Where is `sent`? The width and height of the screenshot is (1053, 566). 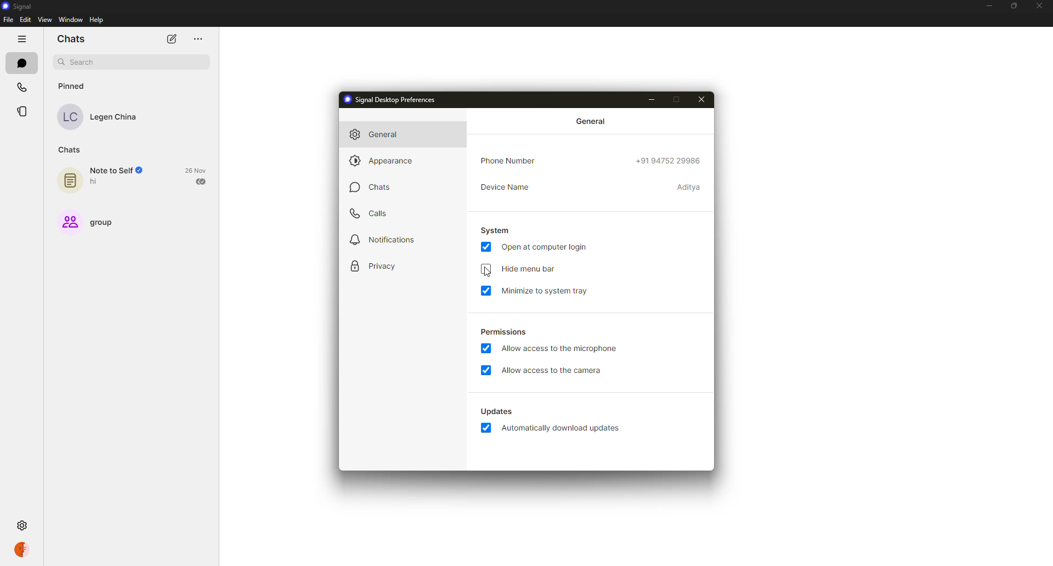
sent is located at coordinates (202, 182).